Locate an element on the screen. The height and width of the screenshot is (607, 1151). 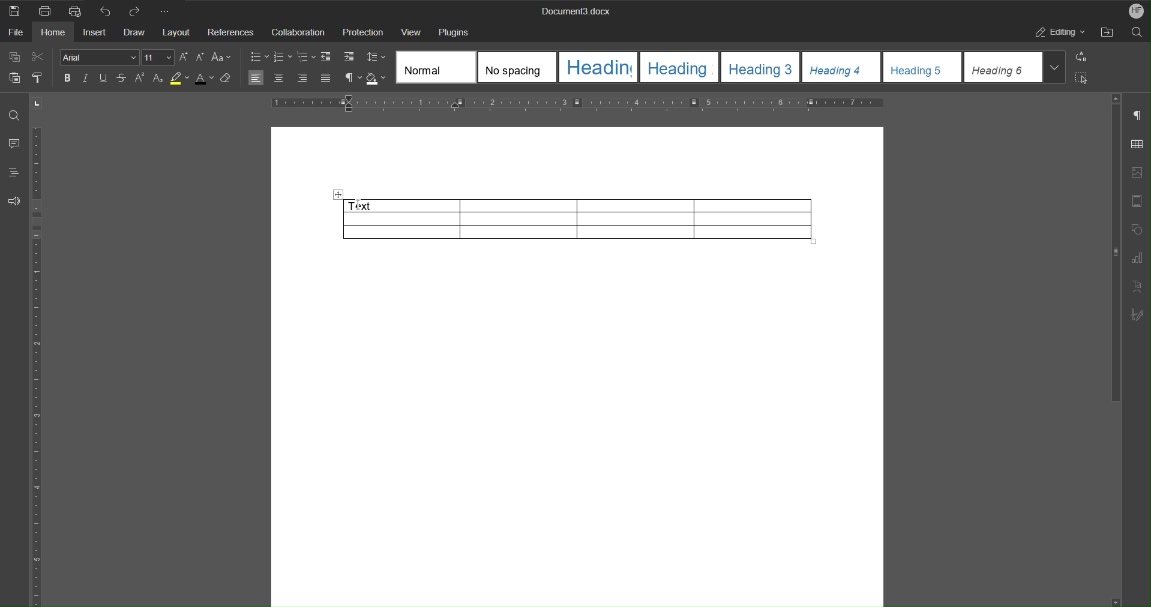
Replace is located at coordinates (1084, 58).